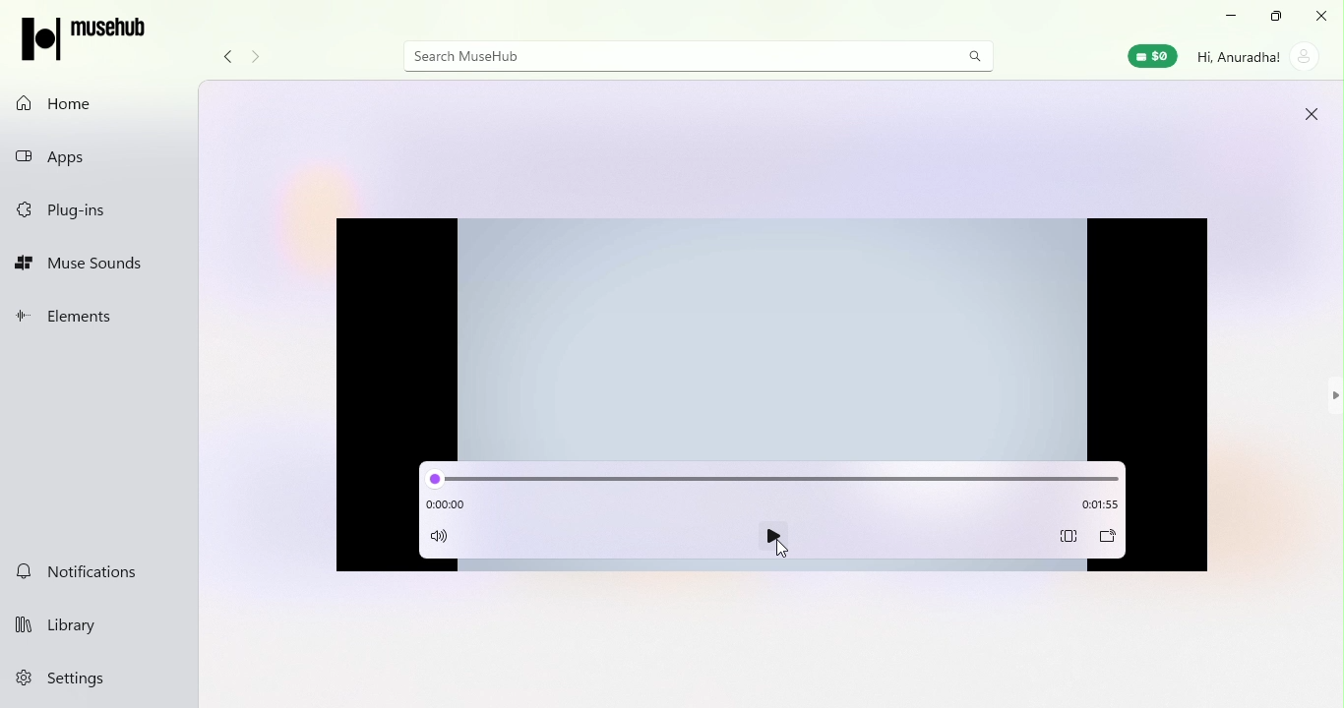  Describe the element at coordinates (777, 553) in the screenshot. I see `cursor` at that location.